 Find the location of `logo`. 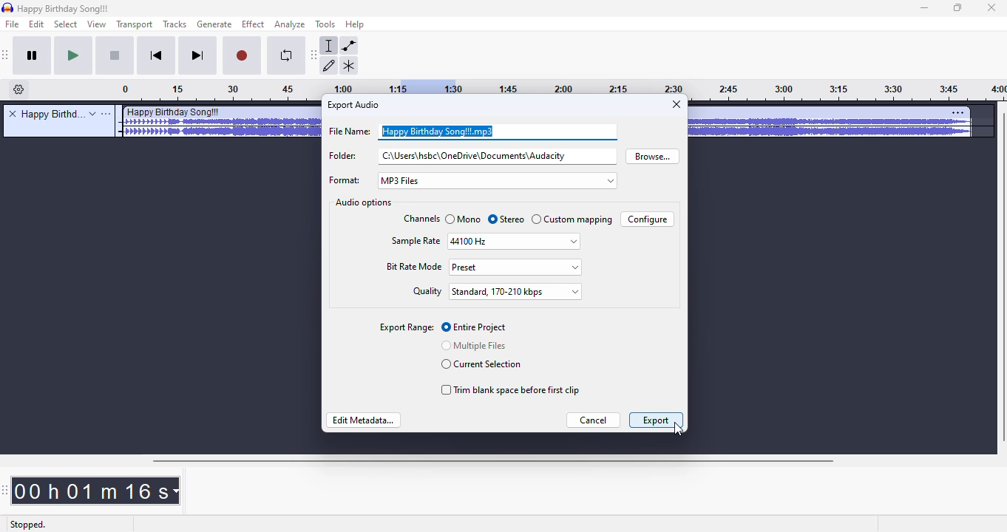

logo is located at coordinates (7, 7).